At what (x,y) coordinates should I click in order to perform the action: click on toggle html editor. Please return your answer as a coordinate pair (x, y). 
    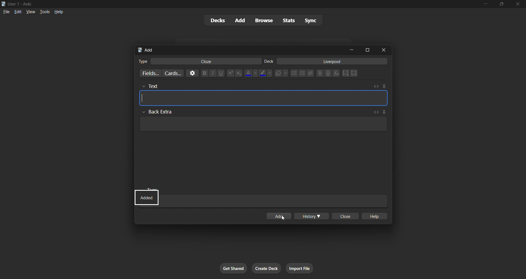
    Looking at the image, I should click on (377, 86).